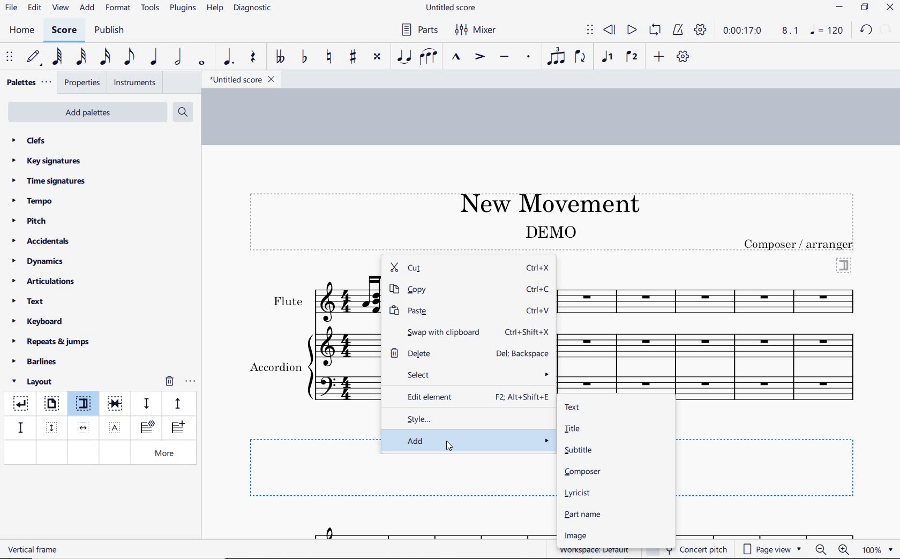 The image size is (900, 559). I want to click on text, so click(572, 407).